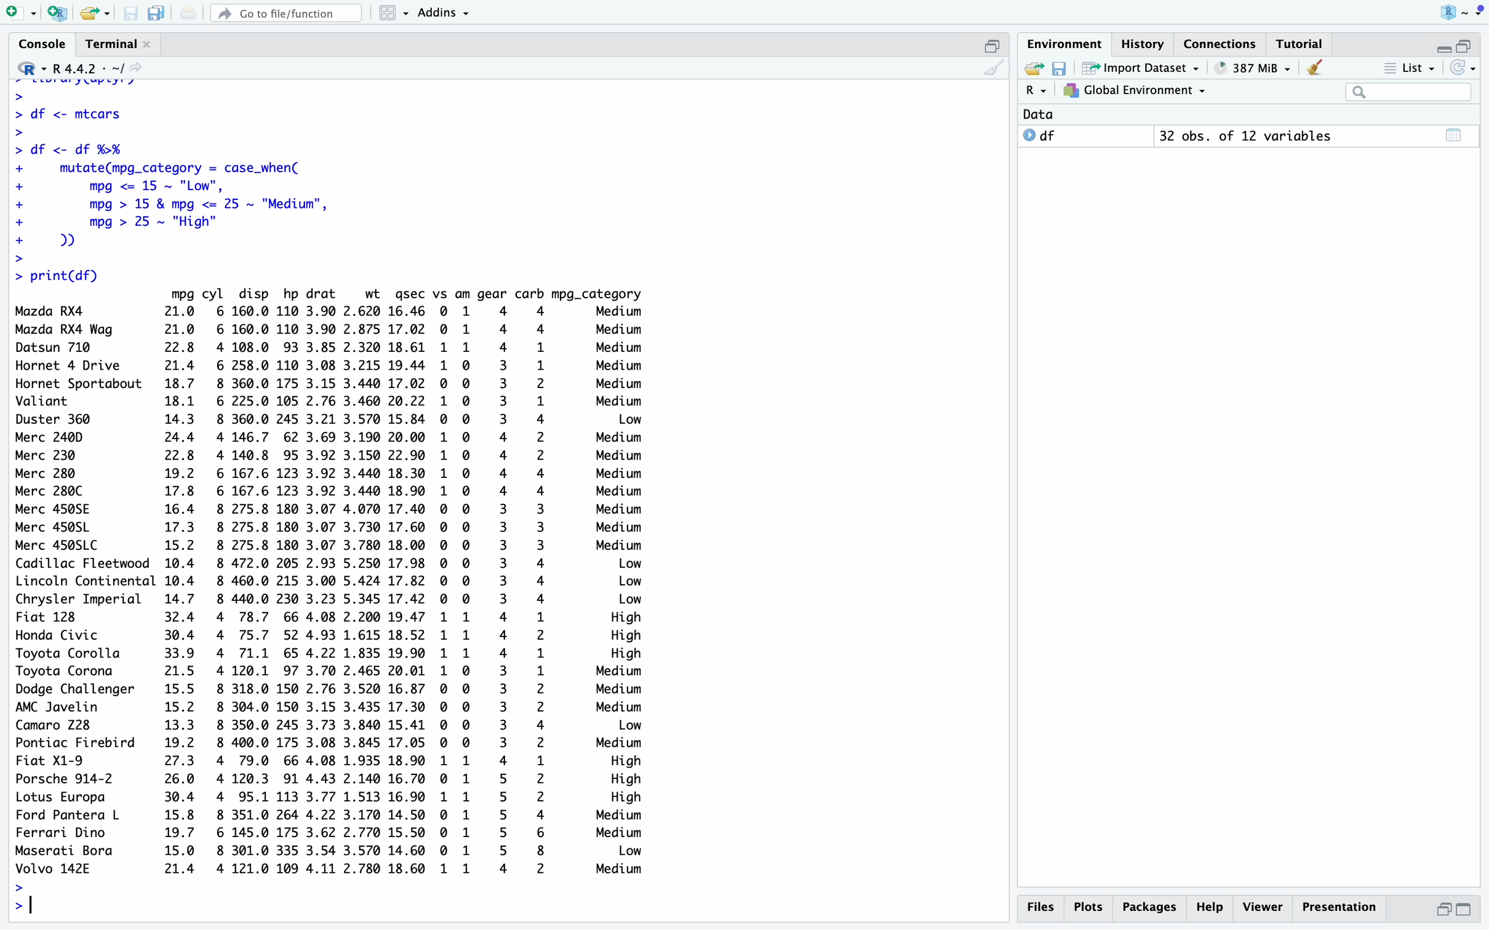 Image resolution: width=1489 pixels, height=930 pixels. Describe the element at coordinates (1040, 135) in the screenshot. I see `df` at that location.